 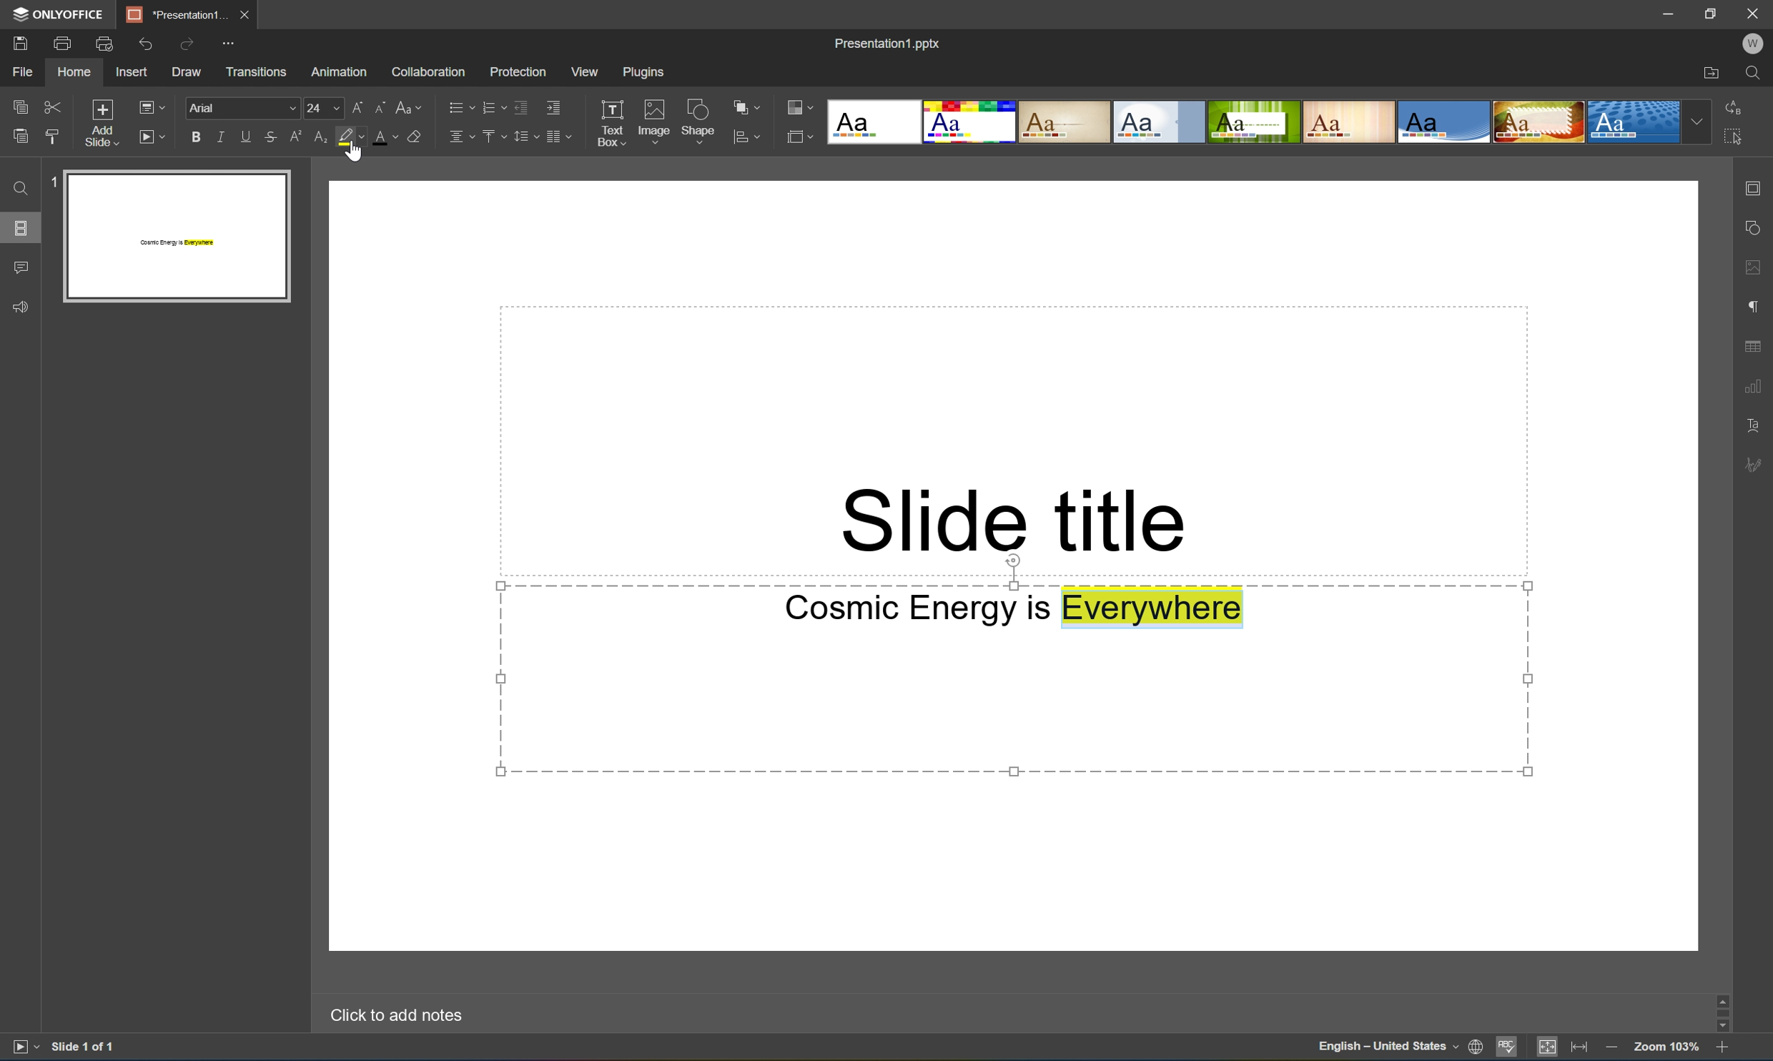 I want to click on Protection, so click(x=518, y=69).